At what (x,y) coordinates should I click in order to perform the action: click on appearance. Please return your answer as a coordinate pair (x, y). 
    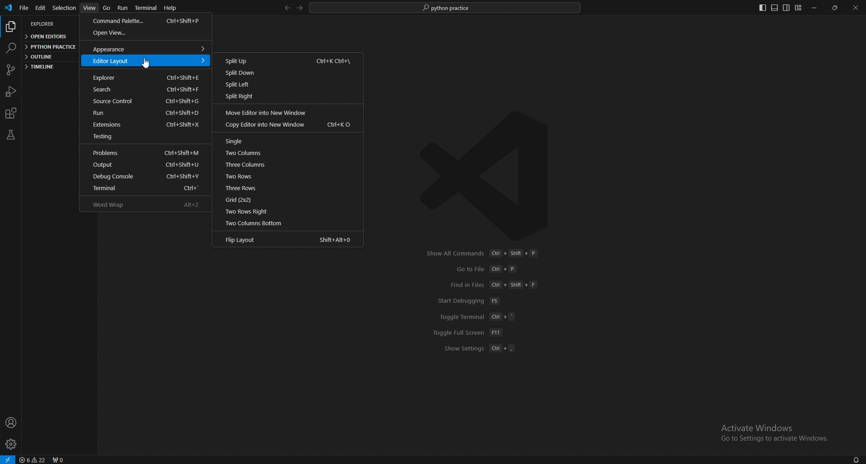
    Looking at the image, I should click on (145, 48).